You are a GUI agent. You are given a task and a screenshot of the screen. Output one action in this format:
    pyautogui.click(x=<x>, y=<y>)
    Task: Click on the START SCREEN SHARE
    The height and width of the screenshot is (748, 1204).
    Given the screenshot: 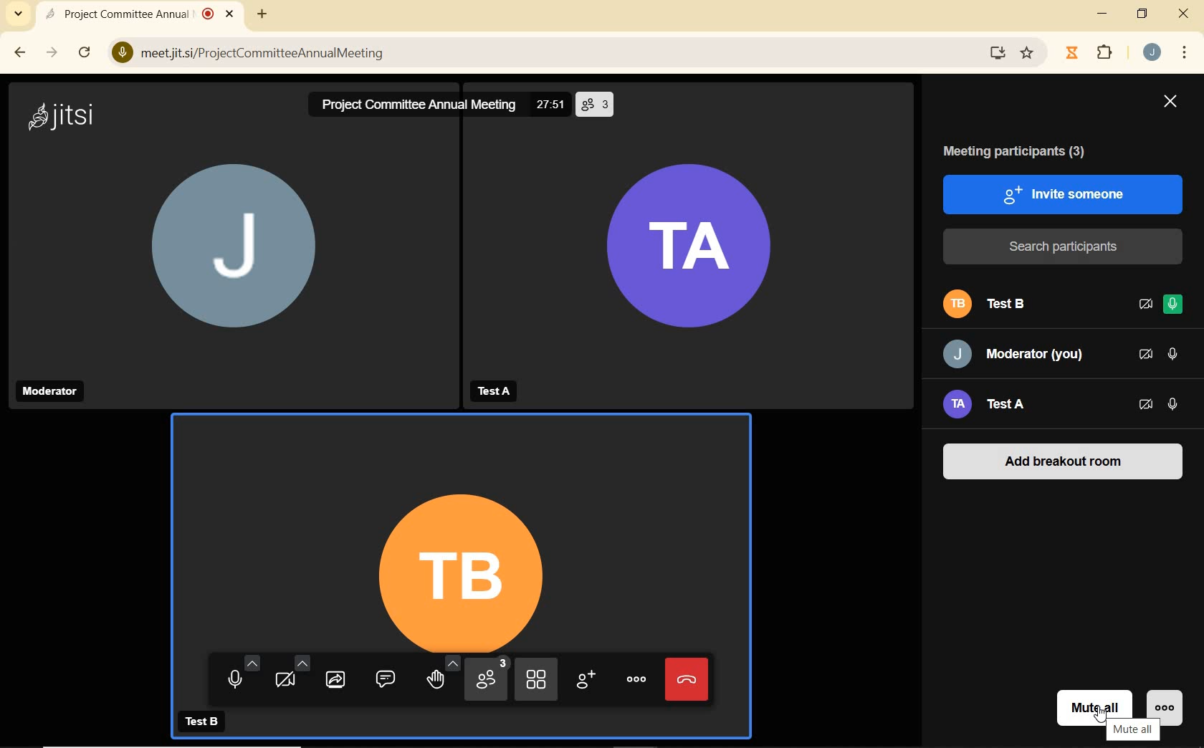 What is the action you would take?
    pyautogui.click(x=334, y=681)
    